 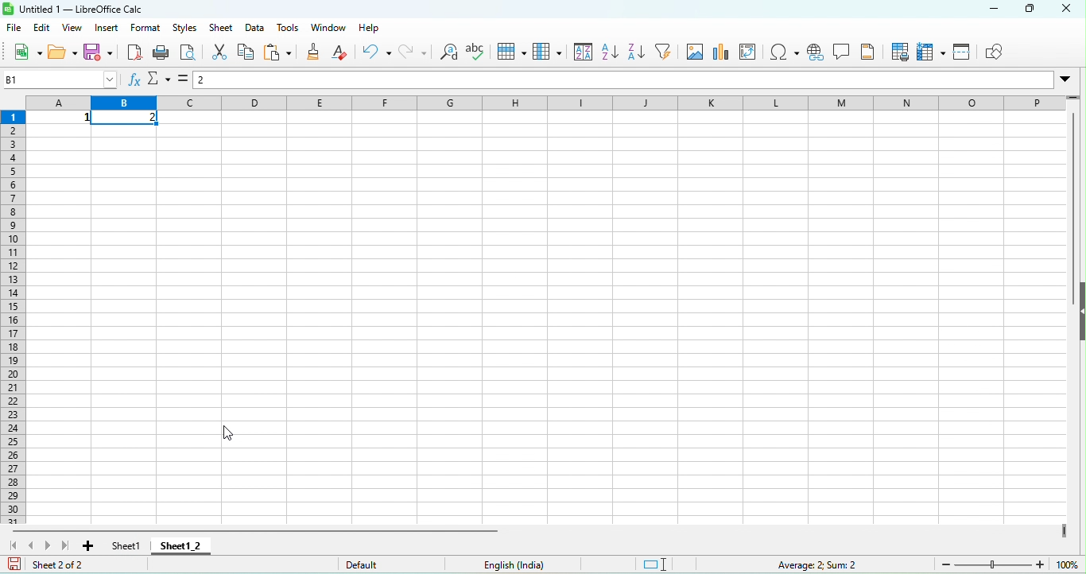 I want to click on minimize, so click(x=979, y=9).